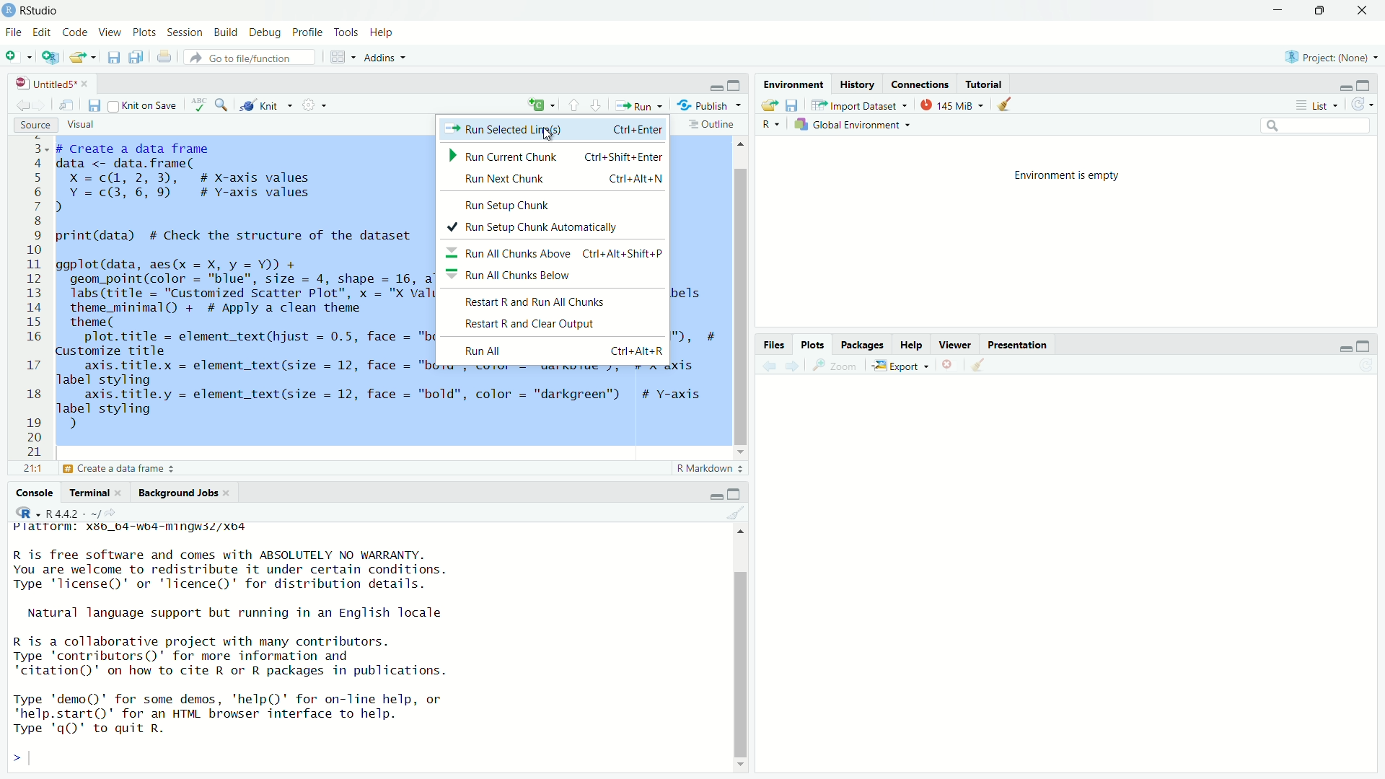 Image resolution: width=1385 pixels, height=779 pixels. Describe the element at coordinates (164, 57) in the screenshot. I see `Print the current file` at that location.